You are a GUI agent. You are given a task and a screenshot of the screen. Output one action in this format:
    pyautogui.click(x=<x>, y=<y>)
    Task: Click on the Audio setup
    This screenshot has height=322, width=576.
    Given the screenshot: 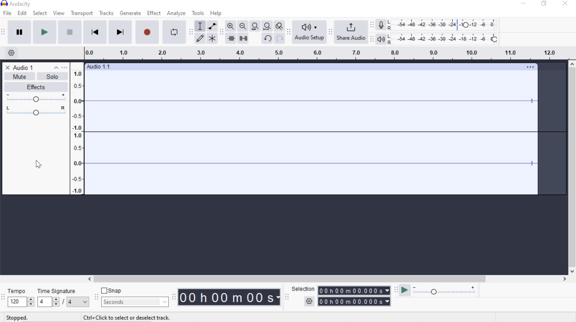 What is the action you would take?
    pyautogui.click(x=309, y=32)
    